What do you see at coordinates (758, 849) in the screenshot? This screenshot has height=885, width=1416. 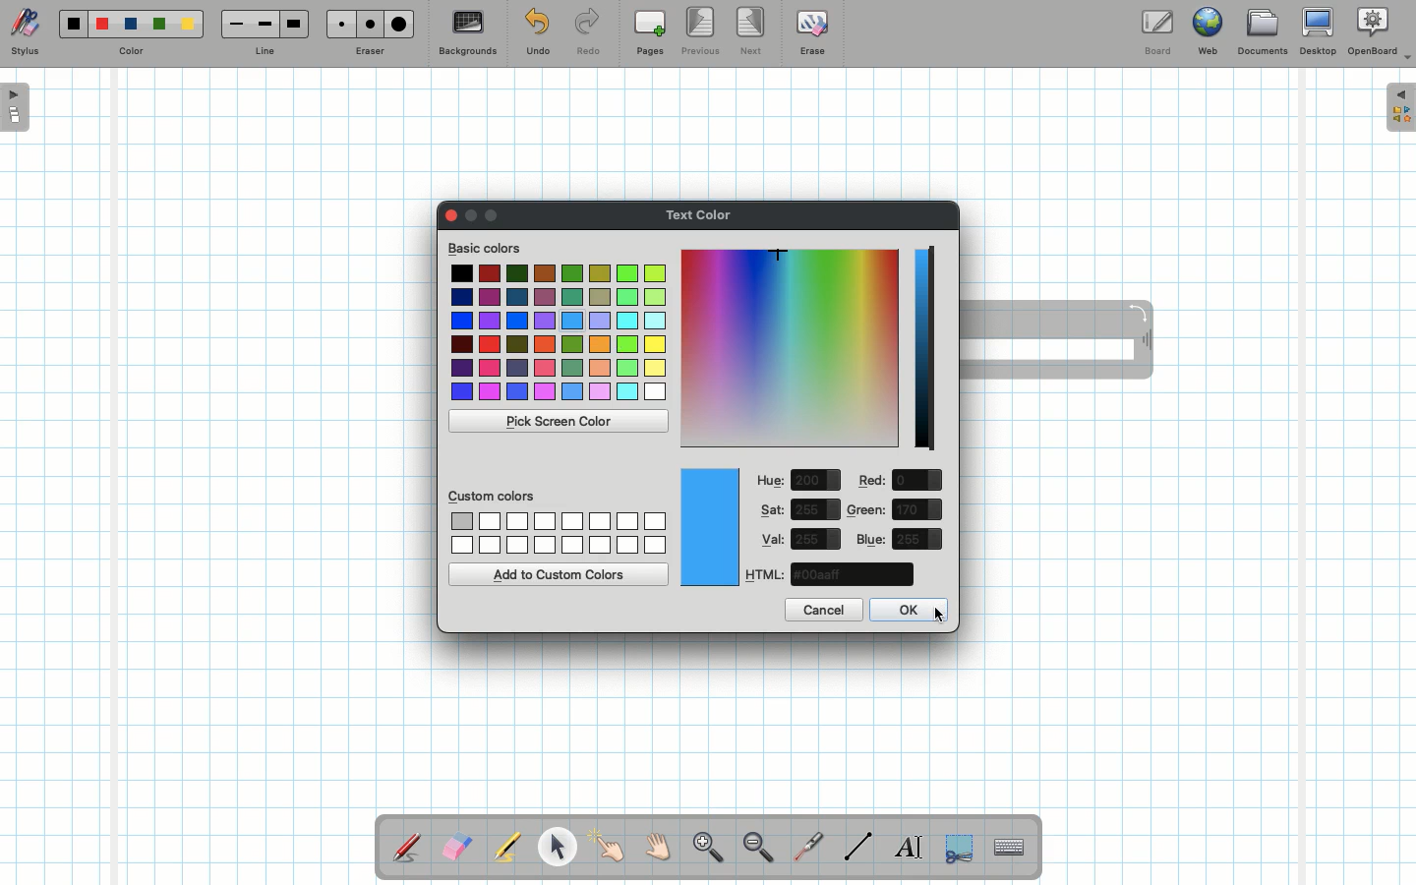 I see `Zoom out` at bounding box center [758, 849].